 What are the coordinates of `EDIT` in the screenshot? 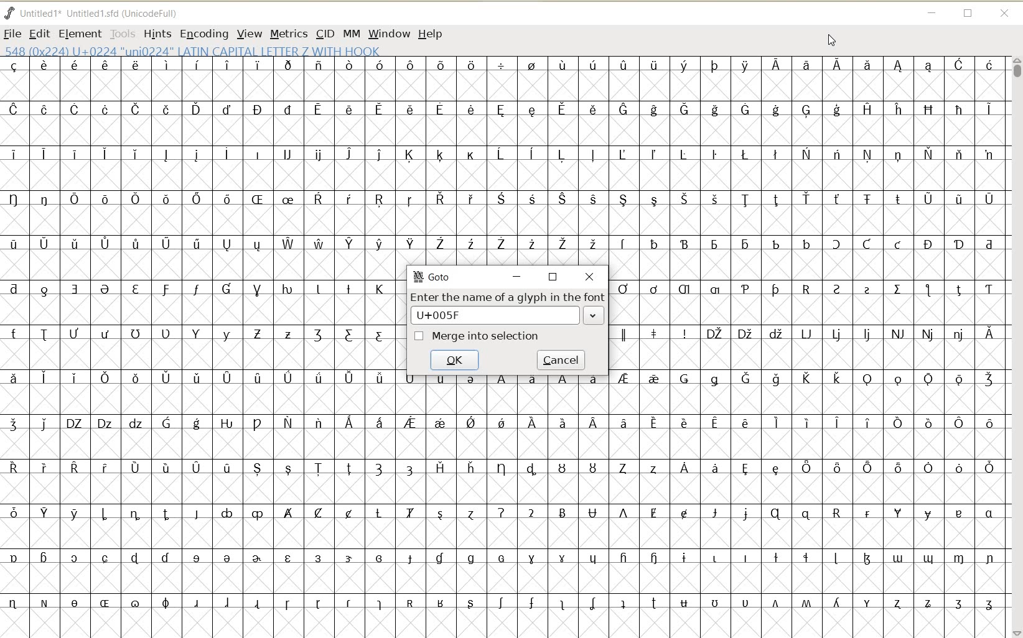 It's located at (39, 34).